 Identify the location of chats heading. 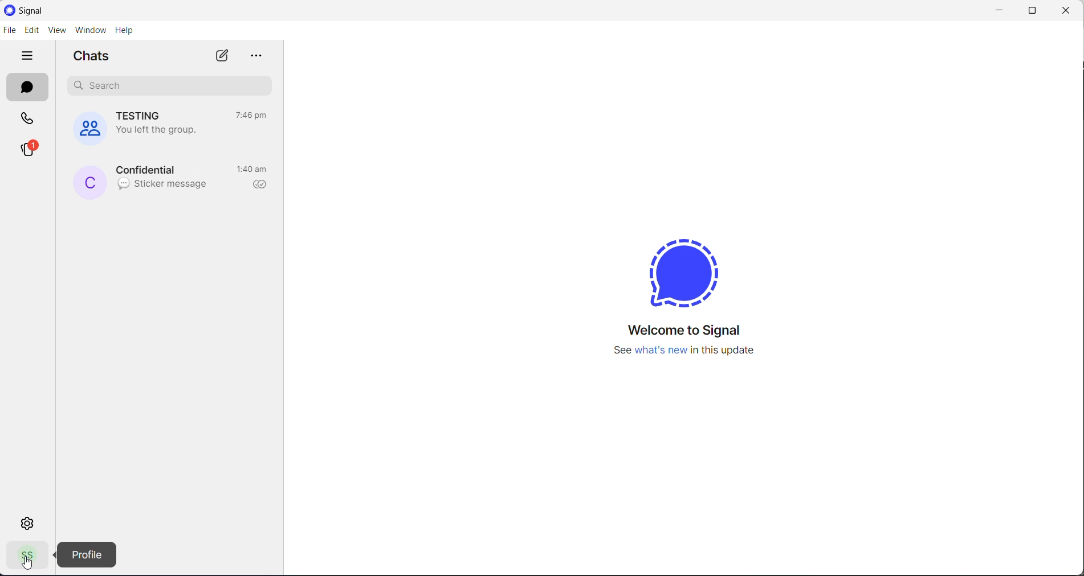
(95, 57).